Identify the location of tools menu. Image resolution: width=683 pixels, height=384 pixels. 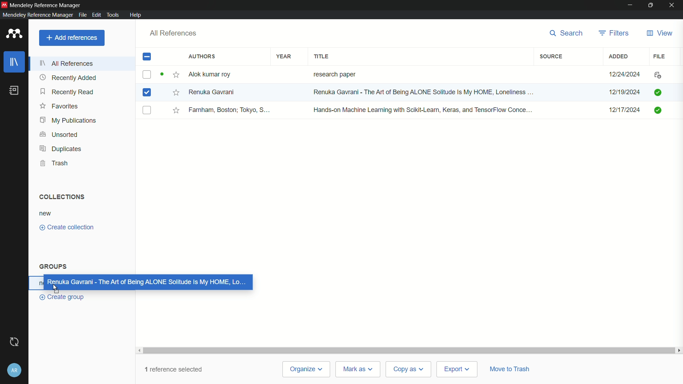
(113, 15).